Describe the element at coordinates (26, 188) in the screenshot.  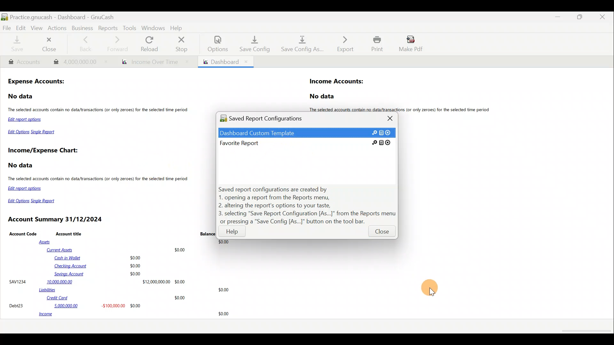
I see `Edit report options` at that location.